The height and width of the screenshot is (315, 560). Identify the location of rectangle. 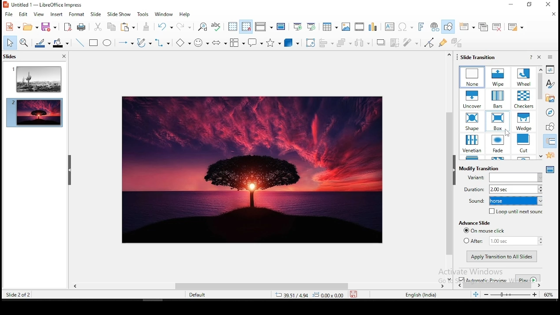
(94, 43).